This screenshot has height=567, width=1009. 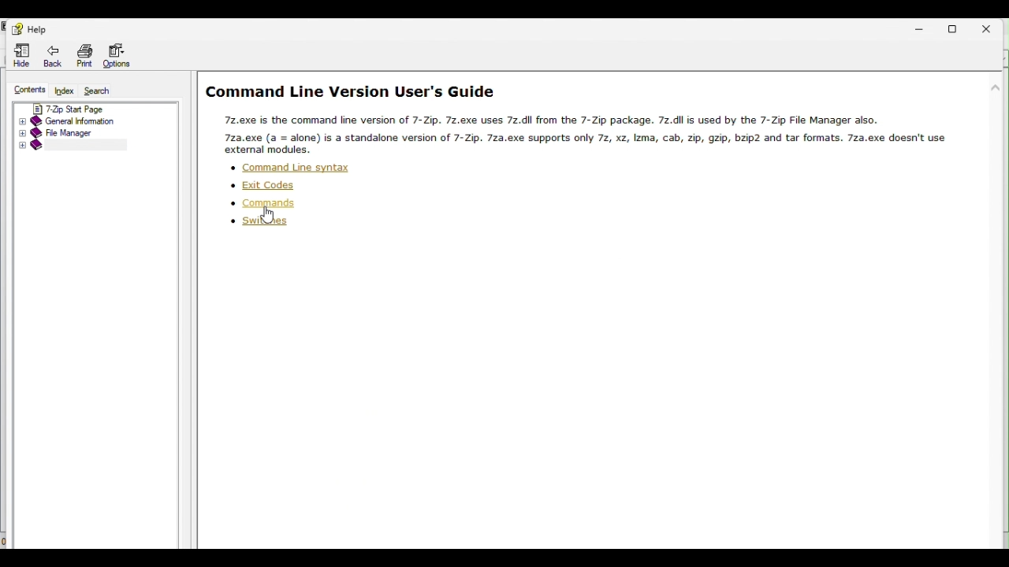 What do you see at coordinates (65, 91) in the screenshot?
I see `Index` at bounding box center [65, 91].